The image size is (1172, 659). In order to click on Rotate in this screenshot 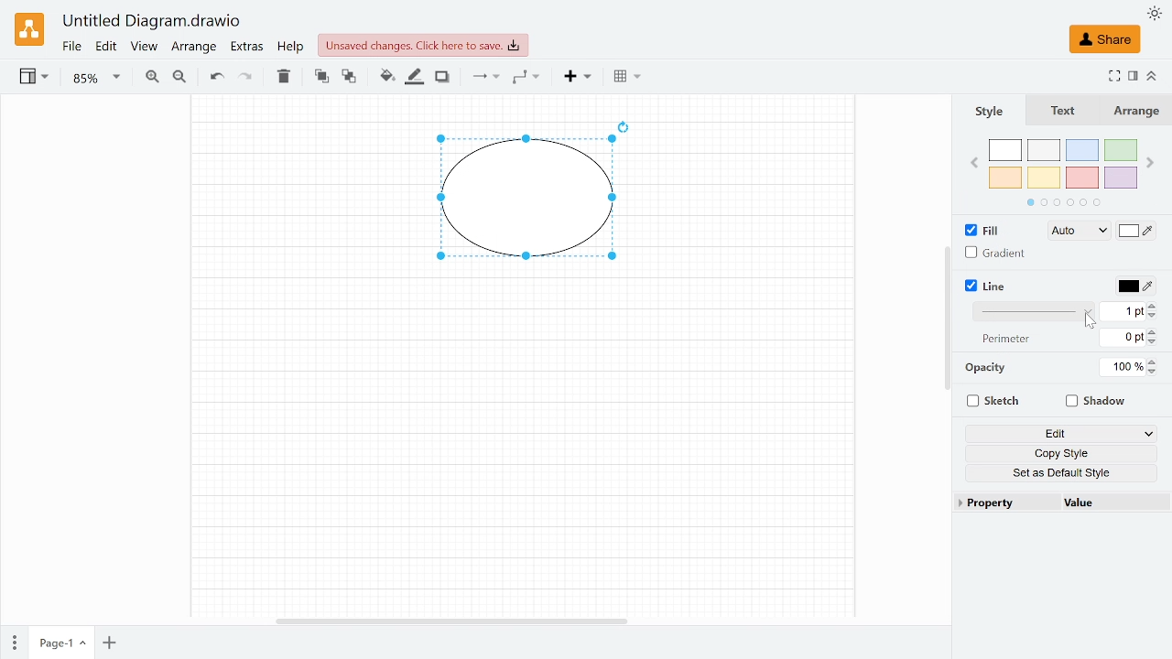, I will do `click(629, 124)`.